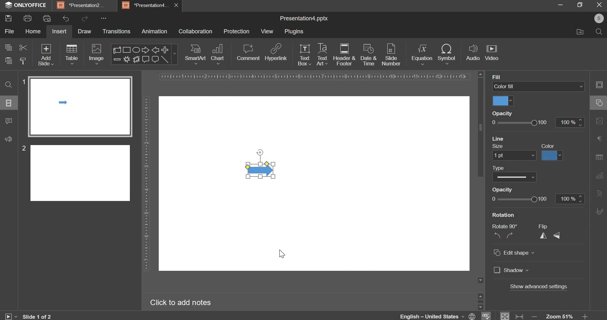 Image resolution: width=607 pixels, height=320 pixels. What do you see at coordinates (10, 104) in the screenshot?
I see `` at bounding box center [10, 104].